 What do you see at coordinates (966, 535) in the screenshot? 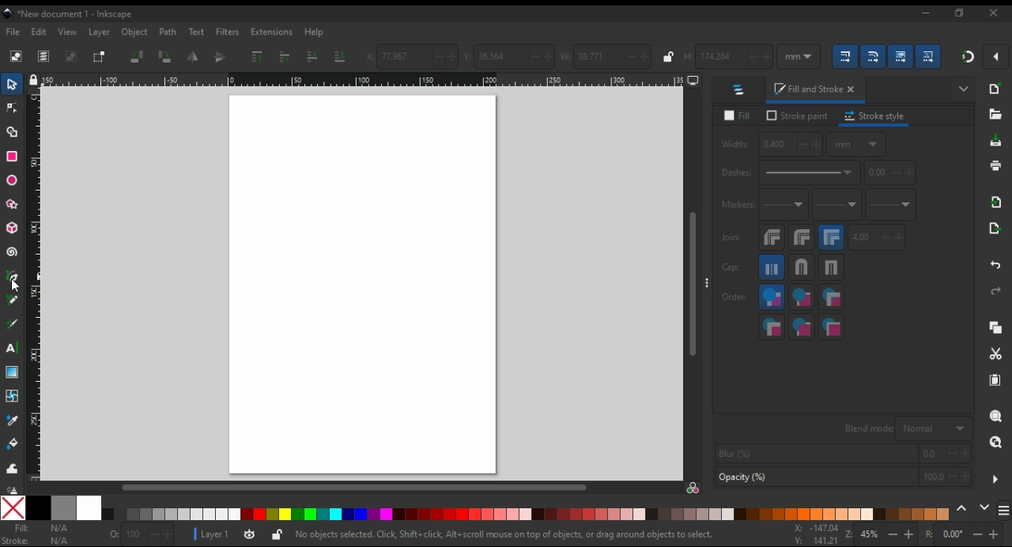
I see `rotation increase/decrease` at bounding box center [966, 535].